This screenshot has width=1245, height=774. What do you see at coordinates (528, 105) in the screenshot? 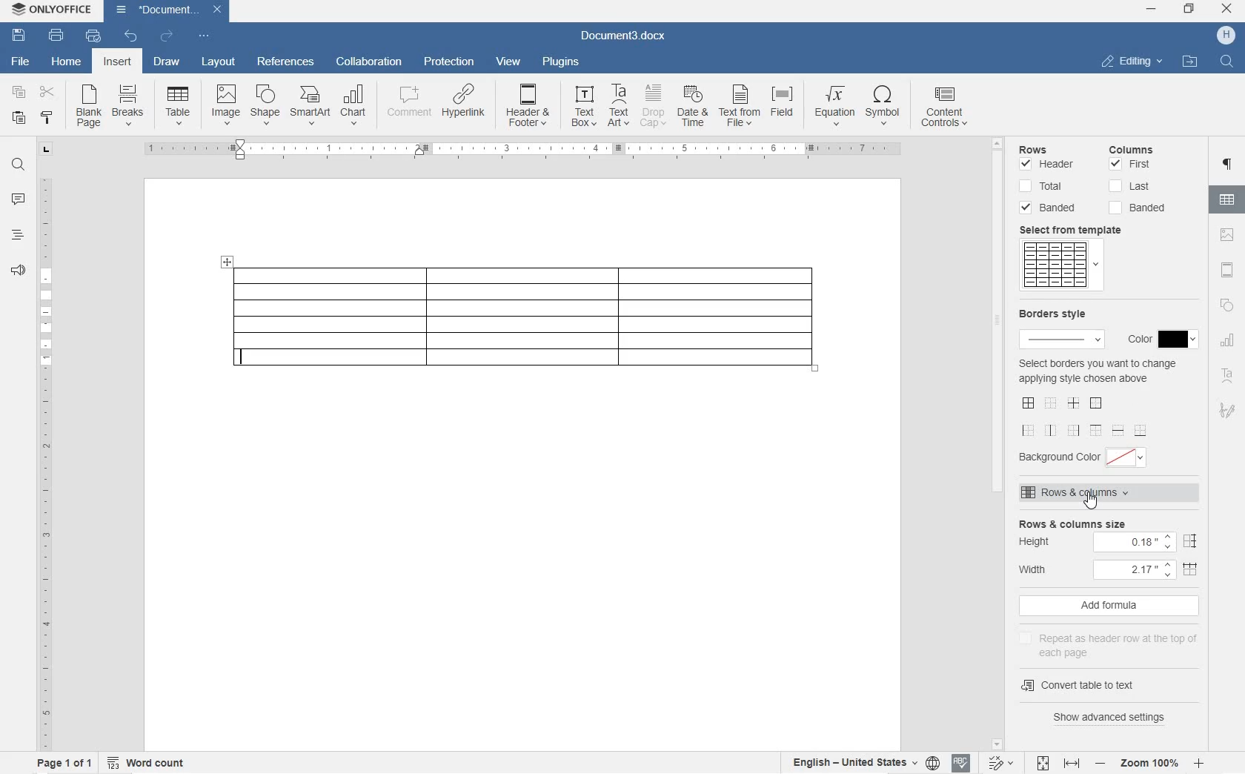
I see `HEADER & FOOTER` at bounding box center [528, 105].